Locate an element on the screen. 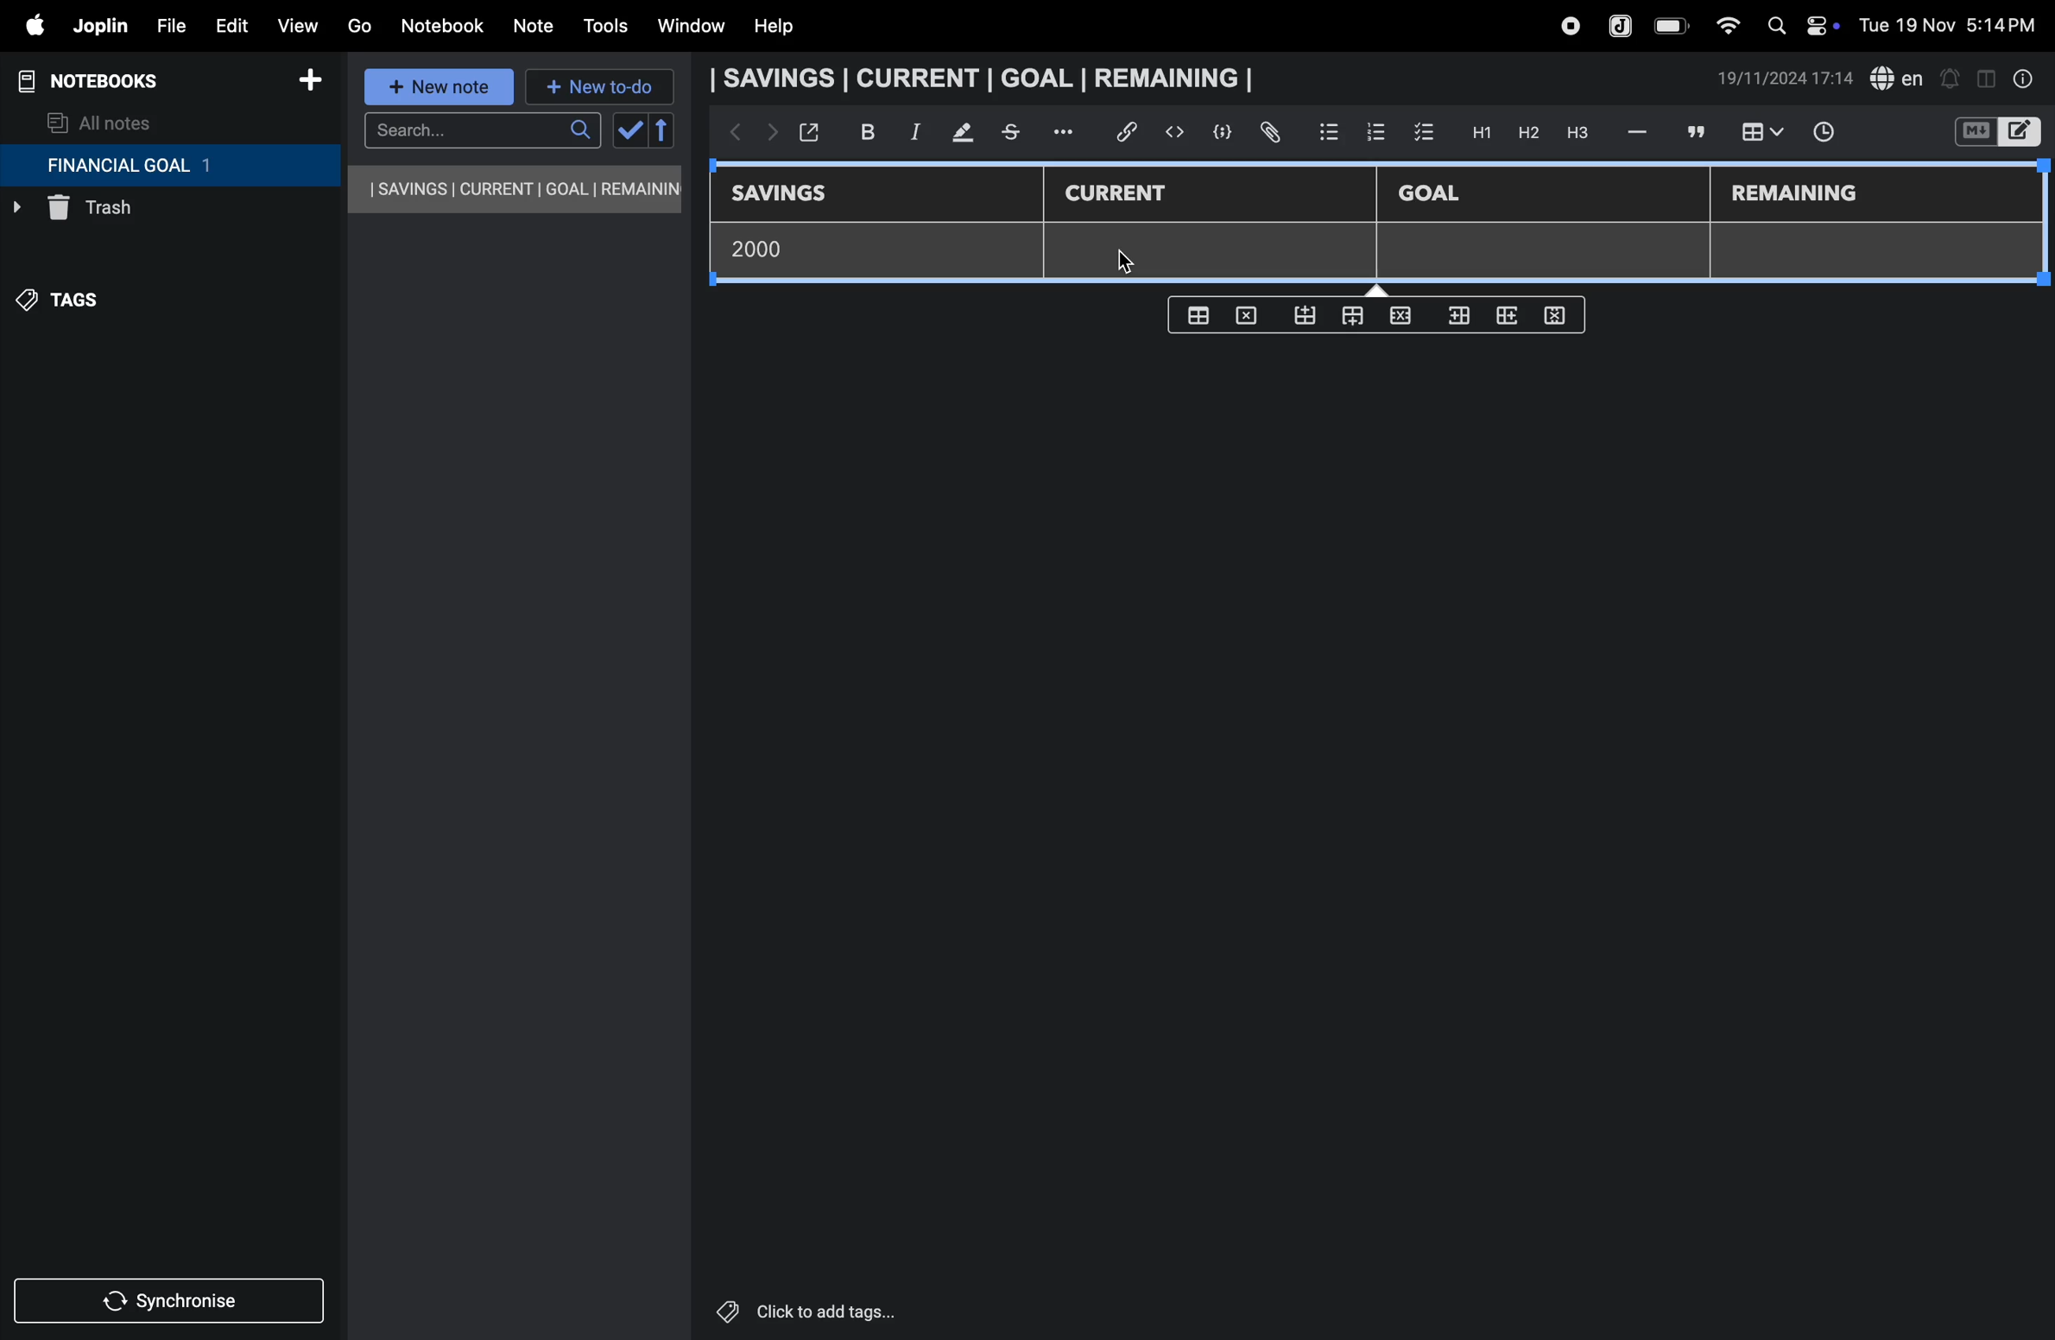  bold is located at coordinates (858, 131).